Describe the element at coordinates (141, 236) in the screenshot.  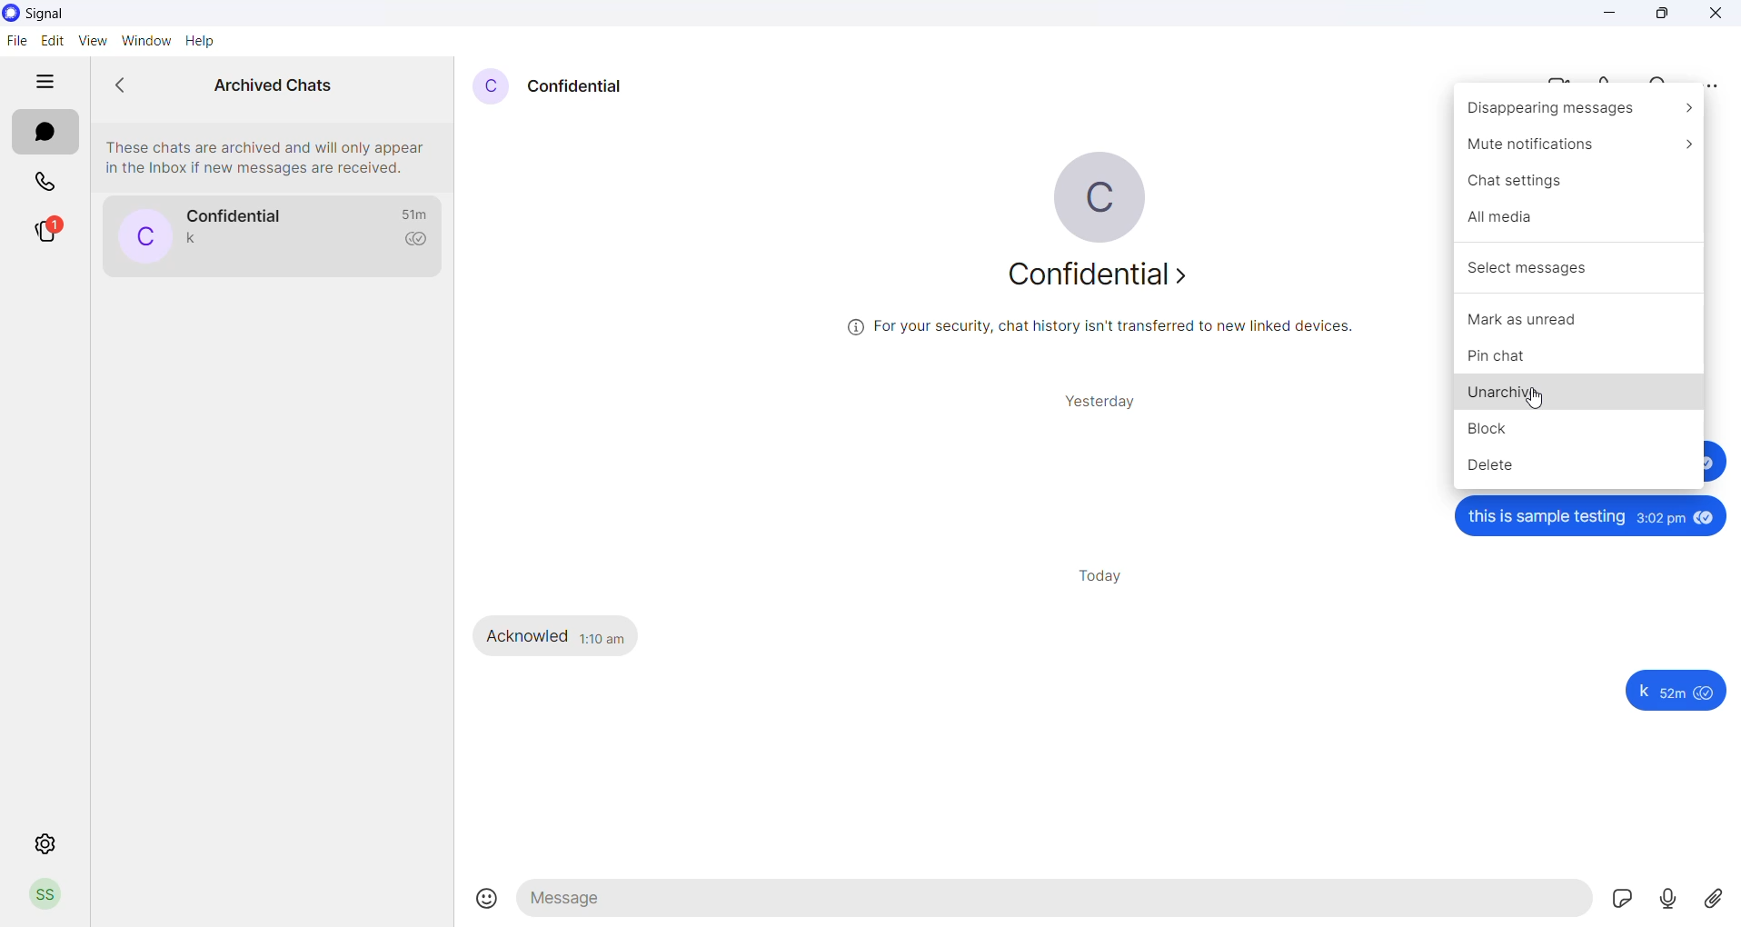
I see `profile picture` at that location.